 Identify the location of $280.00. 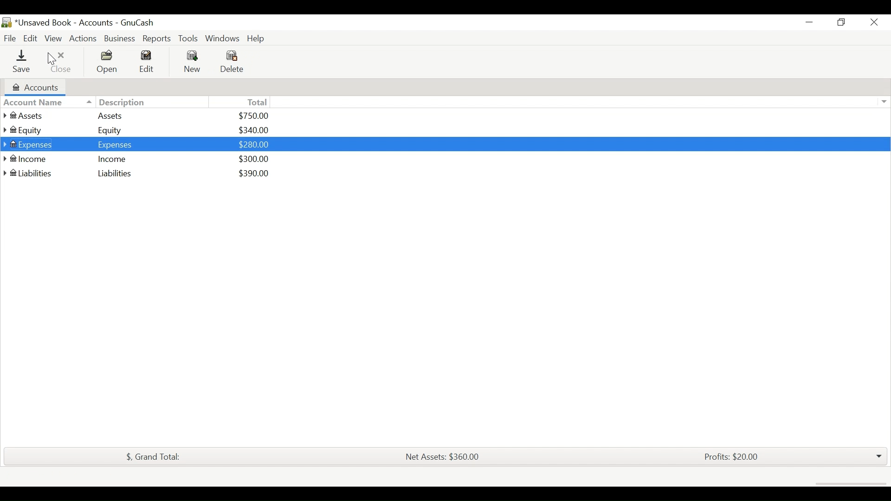
(254, 143).